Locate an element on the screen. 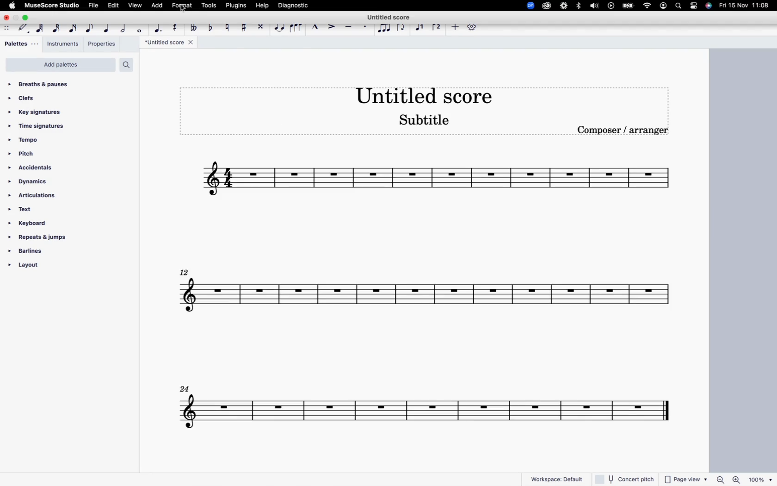  16th note is located at coordinates (72, 28).